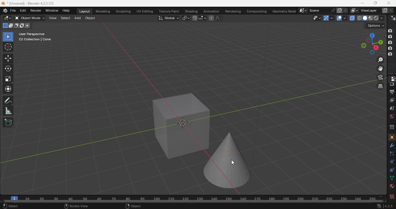  What do you see at coordinates (339, 10) in the screenshot?
I see `New scene` at bounding box center [339, 10].